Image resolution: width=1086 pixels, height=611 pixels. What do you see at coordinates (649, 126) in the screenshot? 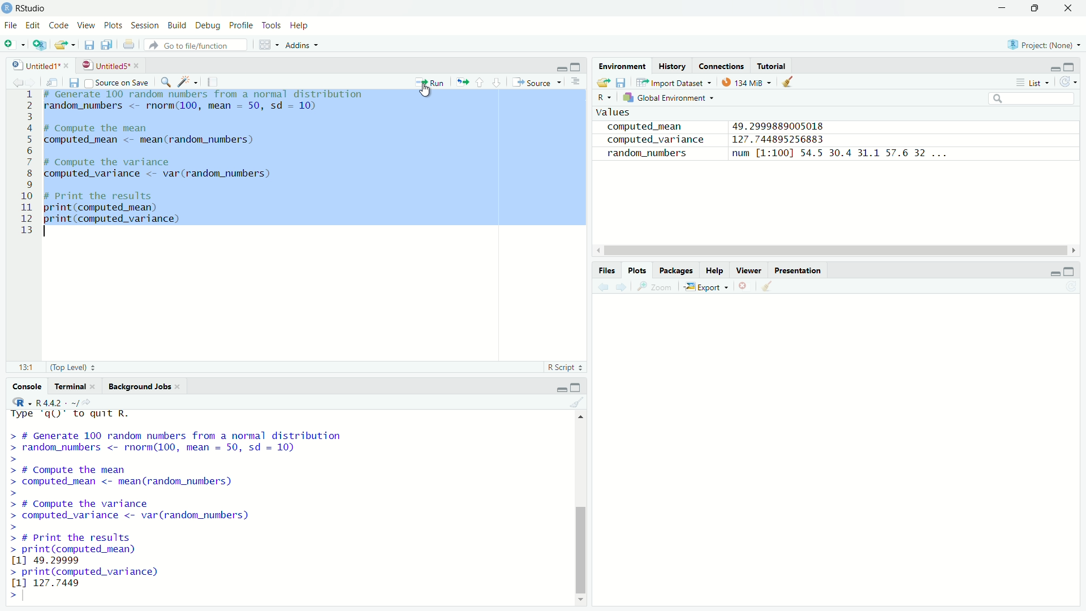
I see `computed_mean` at bounding box center [649, 126].